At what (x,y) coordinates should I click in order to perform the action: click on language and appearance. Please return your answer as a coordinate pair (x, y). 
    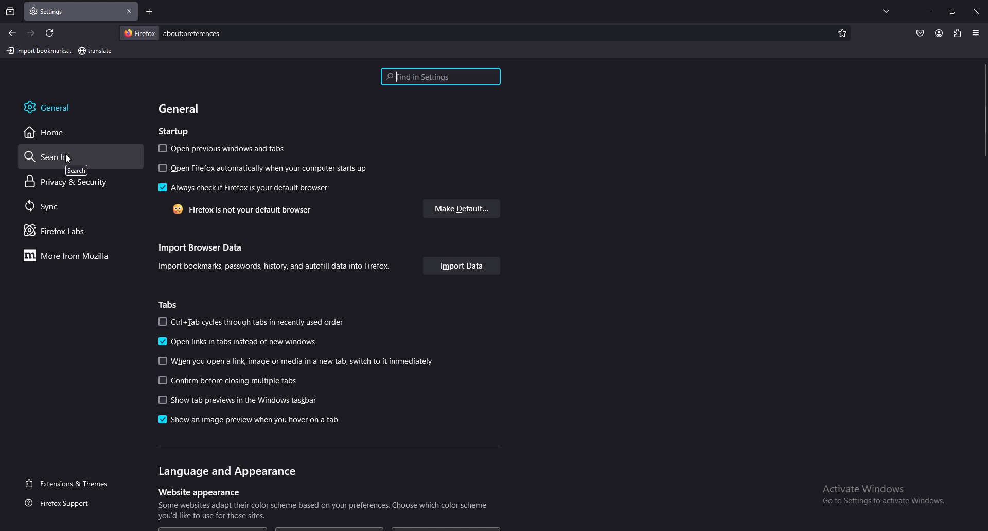
    Looking at the image, I should click on (233, 472).